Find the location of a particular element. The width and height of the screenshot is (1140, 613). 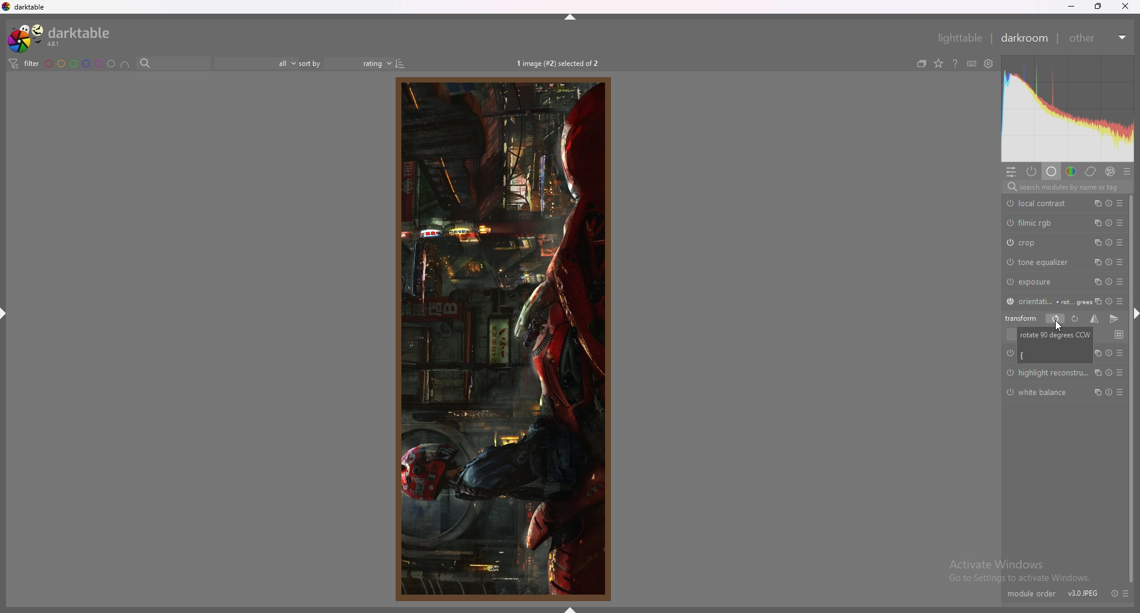

transform is located at coordinates (1022, 318).